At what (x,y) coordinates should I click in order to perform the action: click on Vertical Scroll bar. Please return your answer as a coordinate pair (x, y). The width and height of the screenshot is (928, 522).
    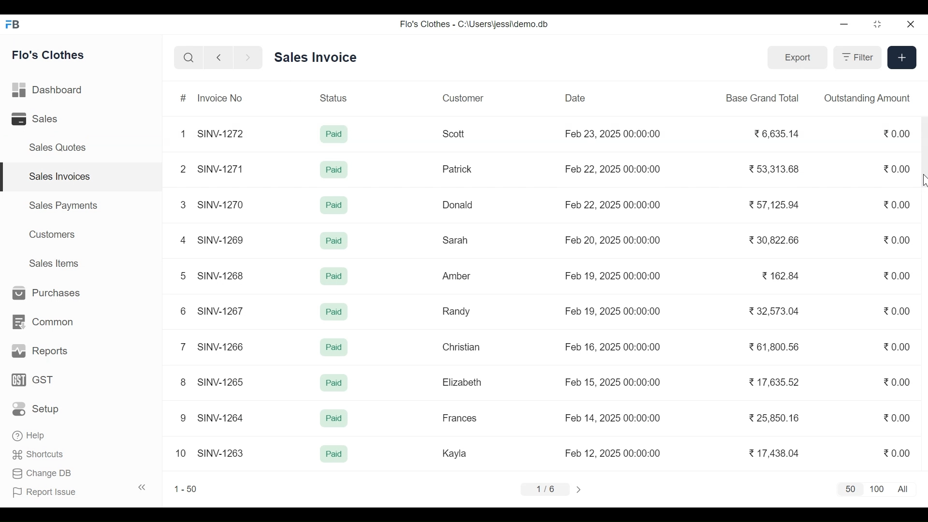
    Looking at the image, I should click on (922, 153).